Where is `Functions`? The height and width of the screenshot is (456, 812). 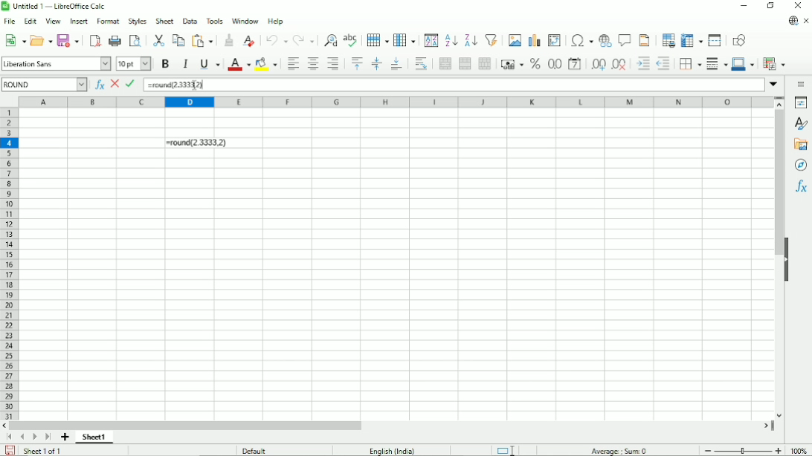 Functions is located at coordinates (801, 186).